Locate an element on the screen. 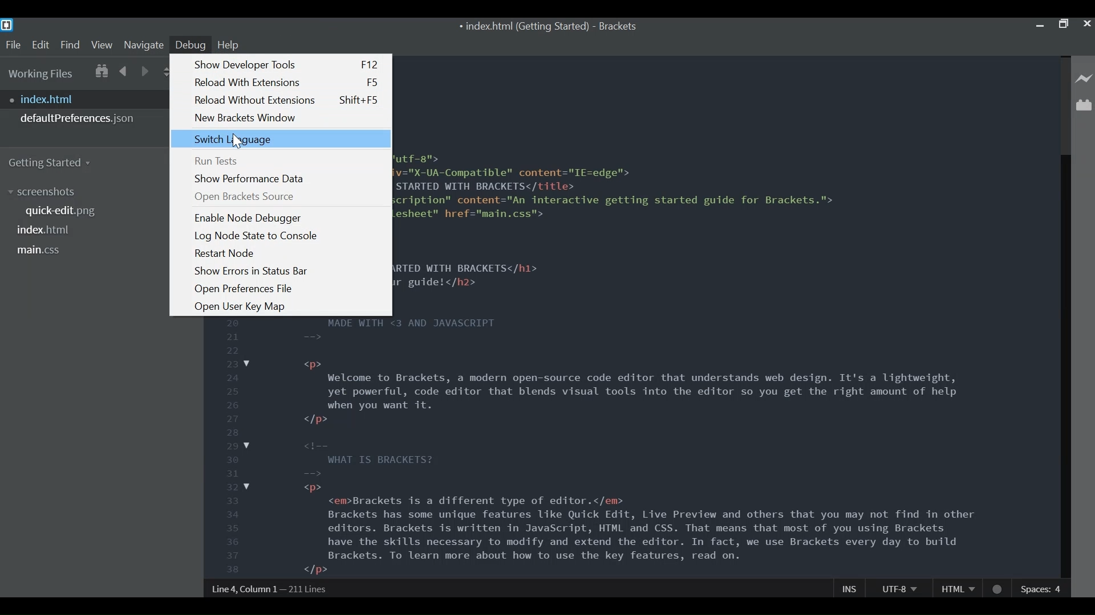 Image resolution: width=1095 pixels, height=615 pixels. Run Tests is located at coordinates (217, 161).